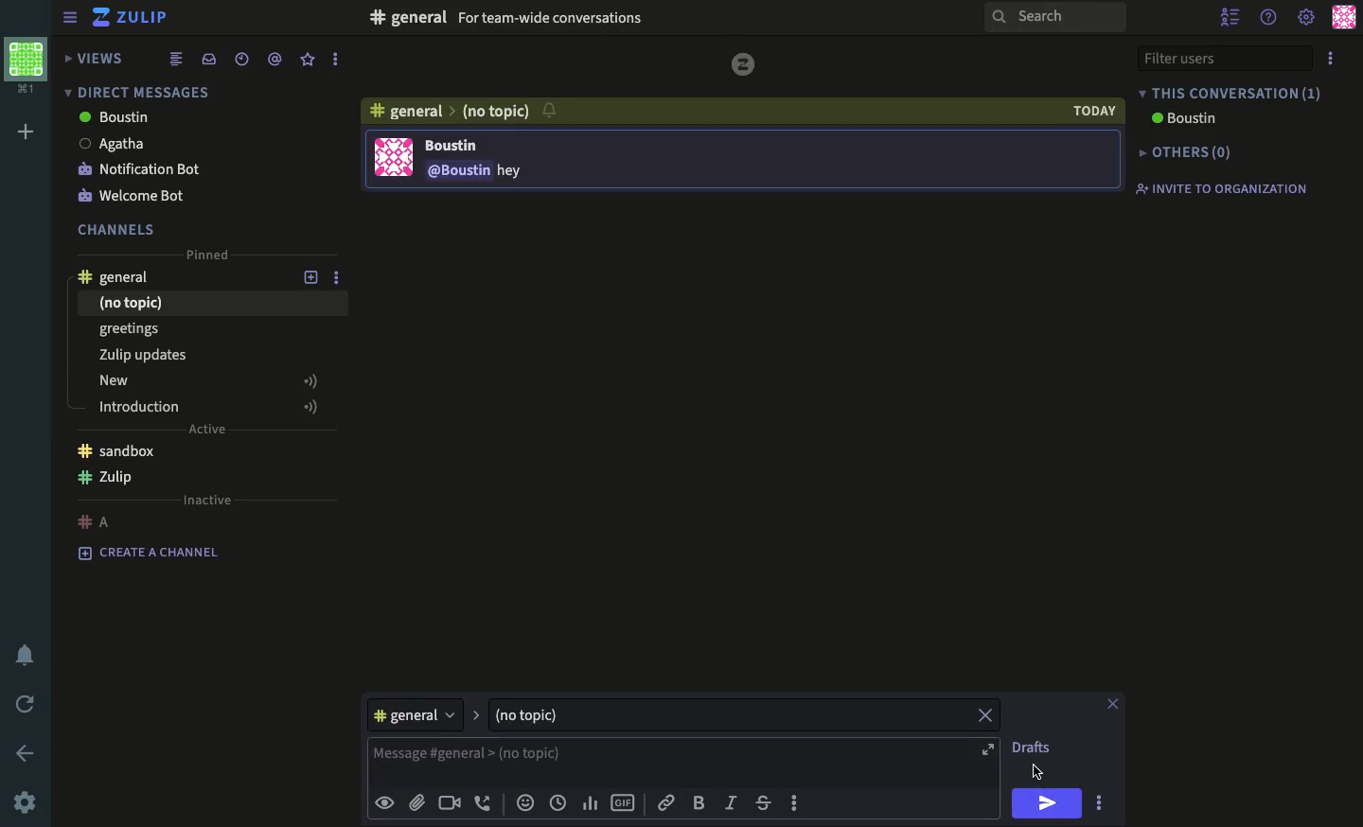  What do you see at coordinates (525, 802) in the screenshot?
I see `emoji` at bounding box center [525, 802].